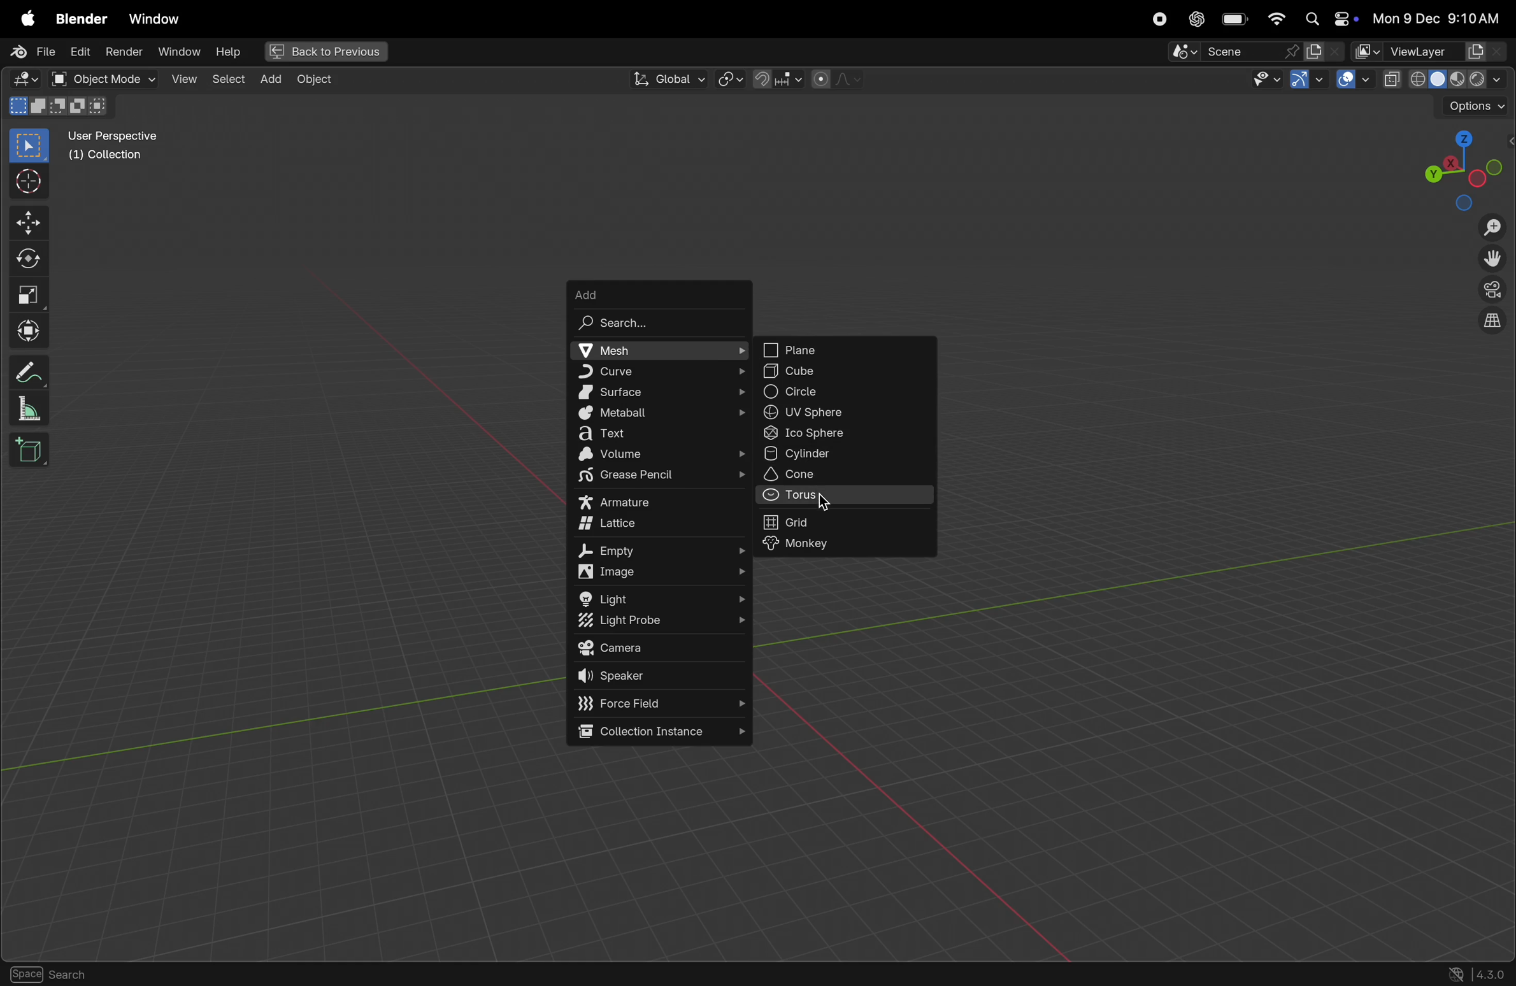 Image resolution: width=1516 pixels, height=986 pixels. What do you see at coordinates (32, 256) in the screenshot?
I see `rotate ` at bounding box center [32, 256].